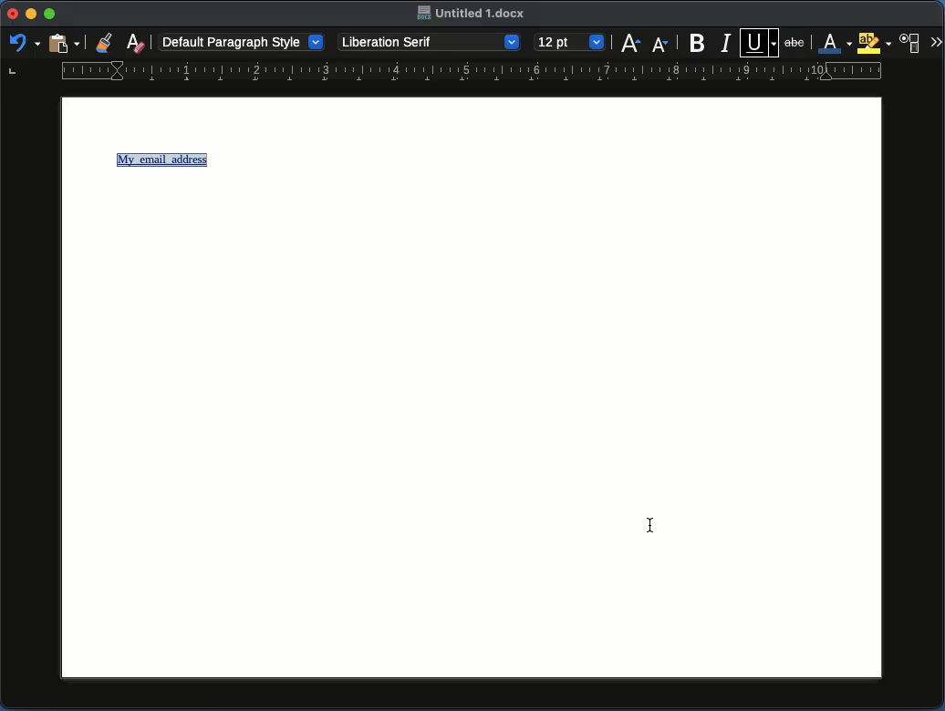 This screenshot has width=945, height=711. I want to click on Maximize, so click(49, 14).